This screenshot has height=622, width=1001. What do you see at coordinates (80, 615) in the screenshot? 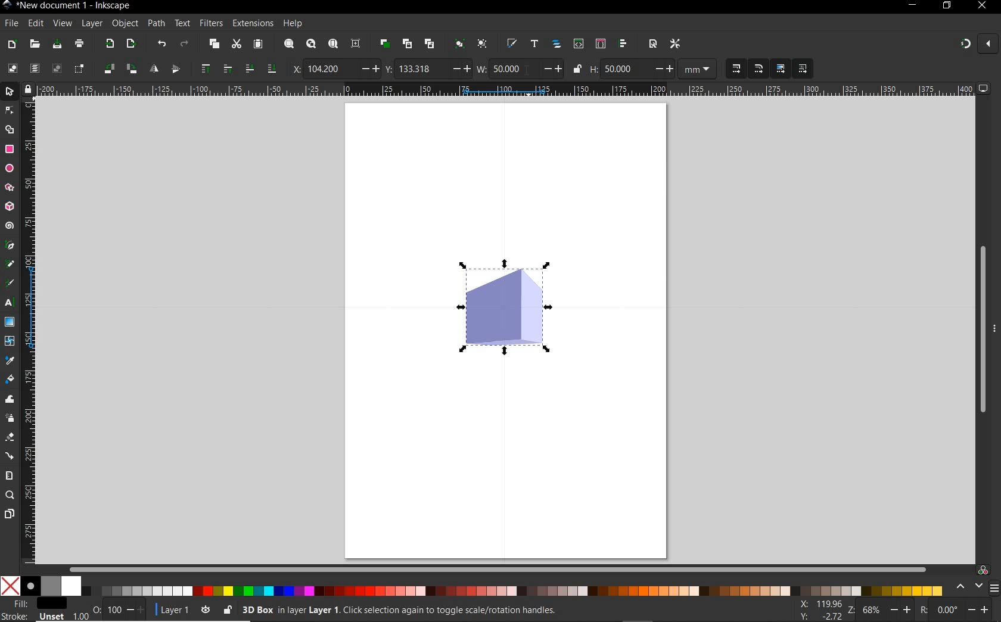
I see `1.00` at bounding box center [80, 615].